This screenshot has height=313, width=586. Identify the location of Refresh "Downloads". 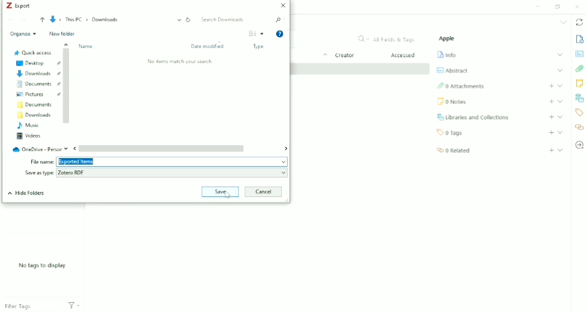
(189, 19).